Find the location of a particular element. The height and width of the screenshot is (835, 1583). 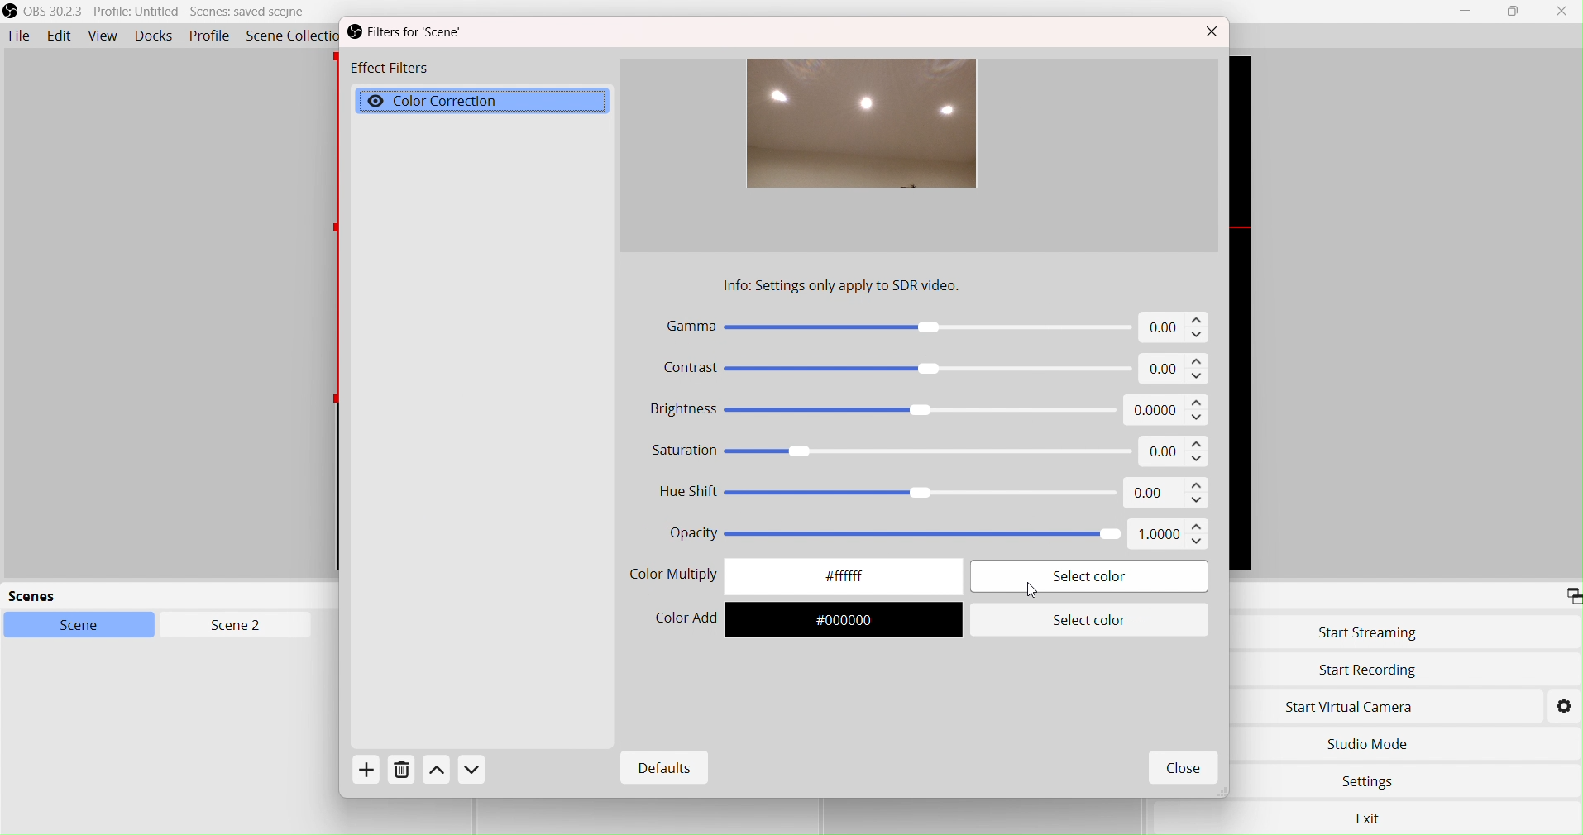

Delete is located at coordinates (402, 774).